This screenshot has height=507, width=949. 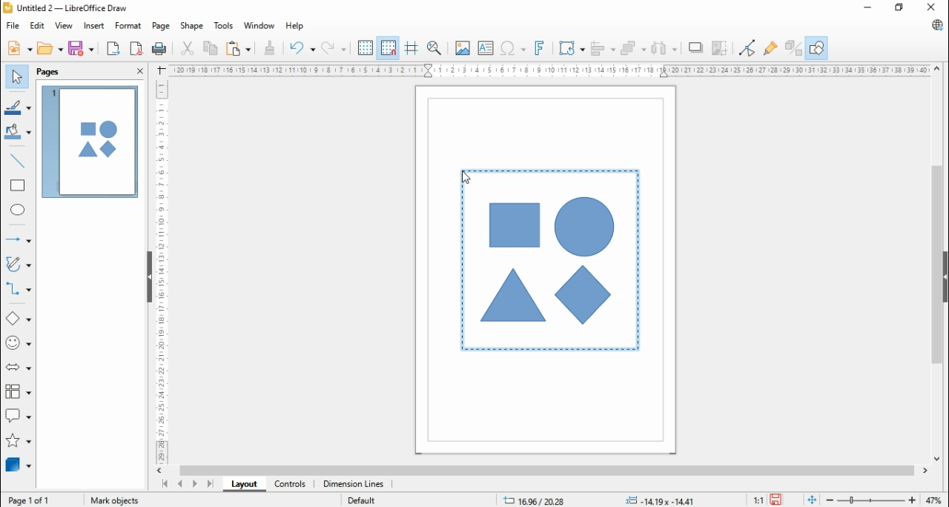 I want to click on cut, so click(x=187, y=48).